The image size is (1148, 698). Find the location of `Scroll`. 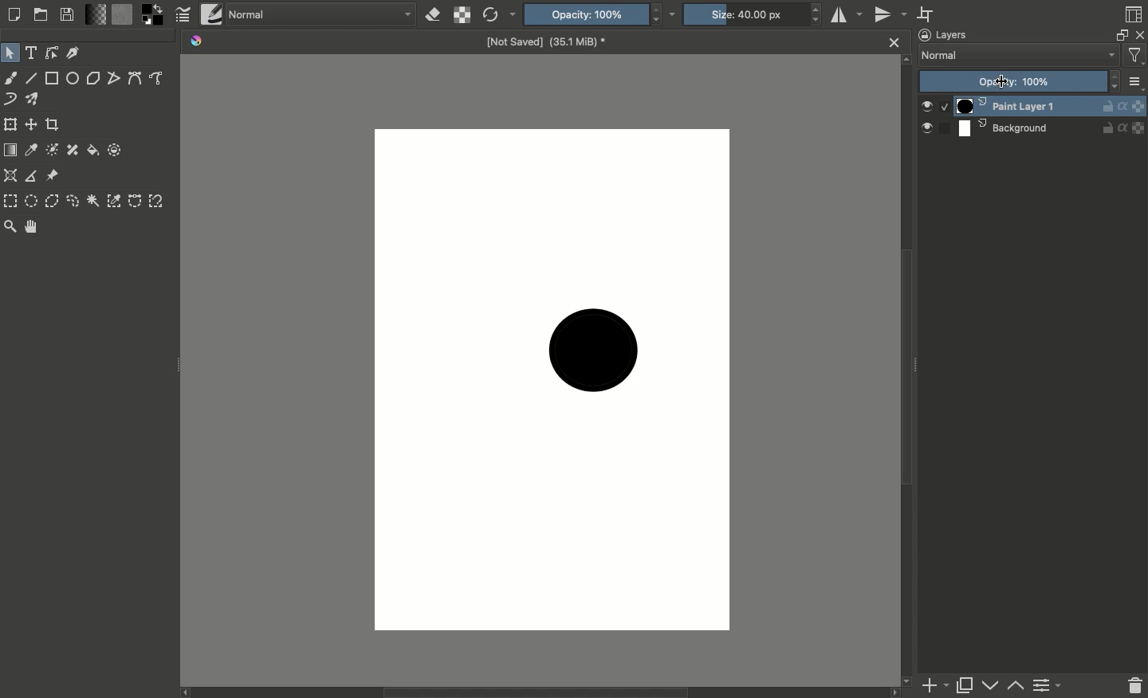

Scroll is located at coordinates (909, 375).